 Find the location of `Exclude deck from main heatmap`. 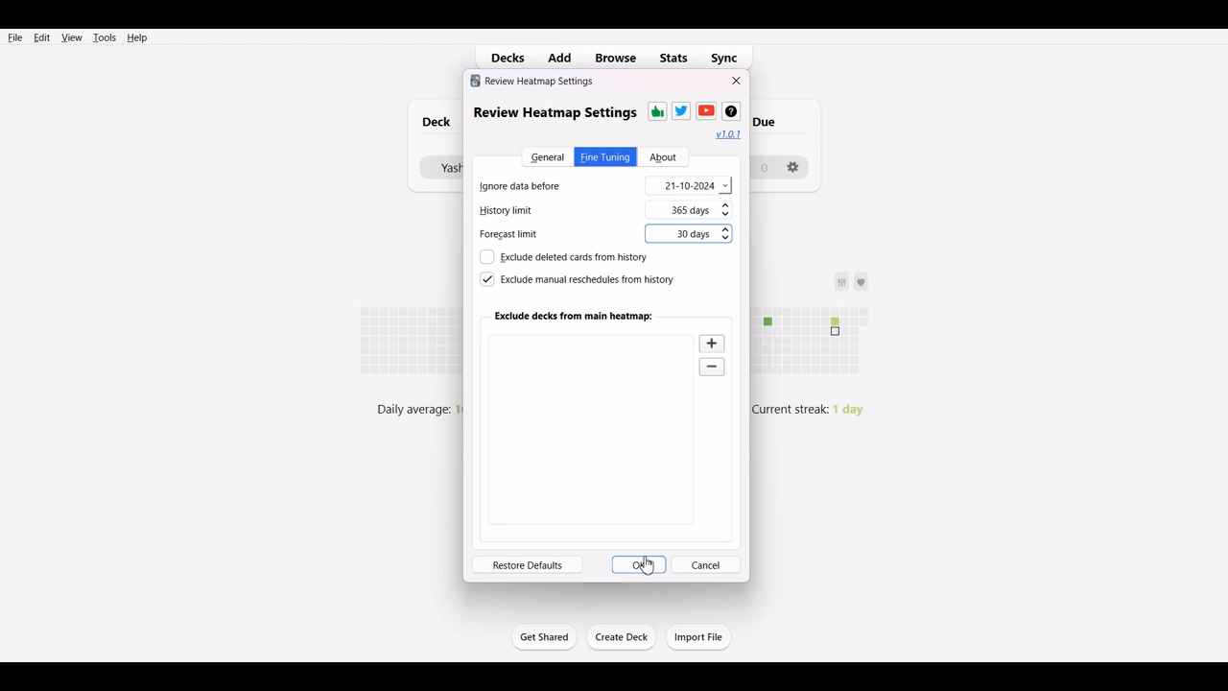

Exclude deck from main heatmap is located at coordinates (575, 316).